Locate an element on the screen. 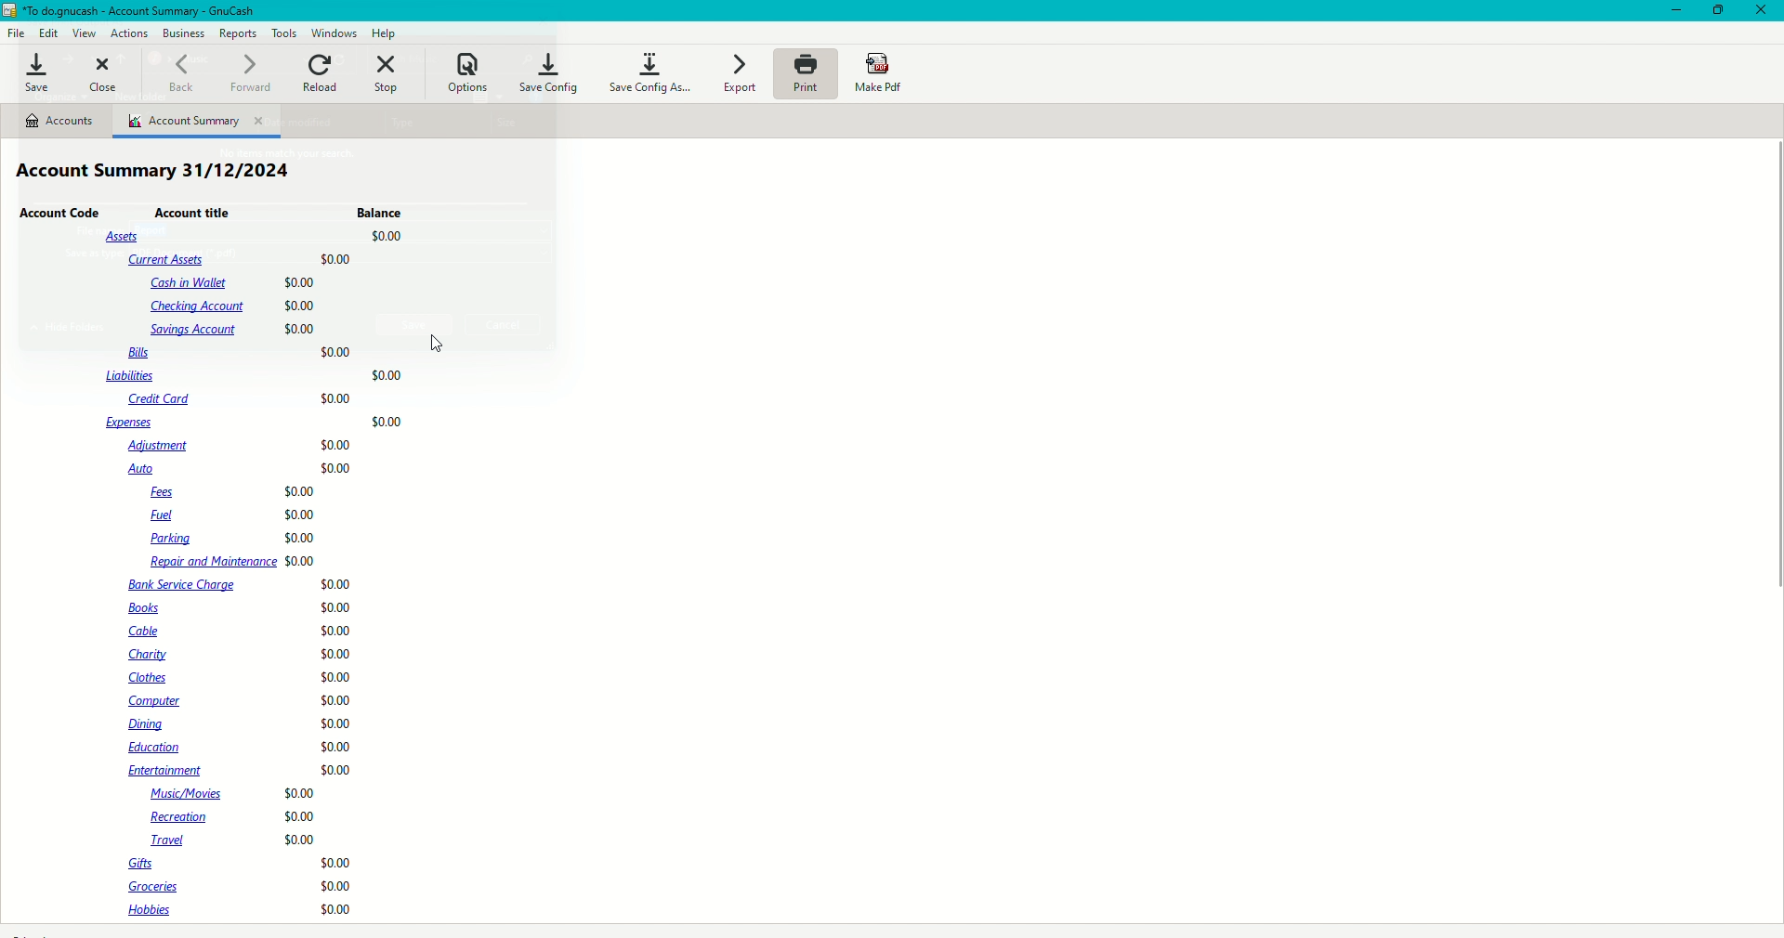 Image resolution: width=1784 pixels, height=938 pixels. Tools is located at coordinates (285, 33).